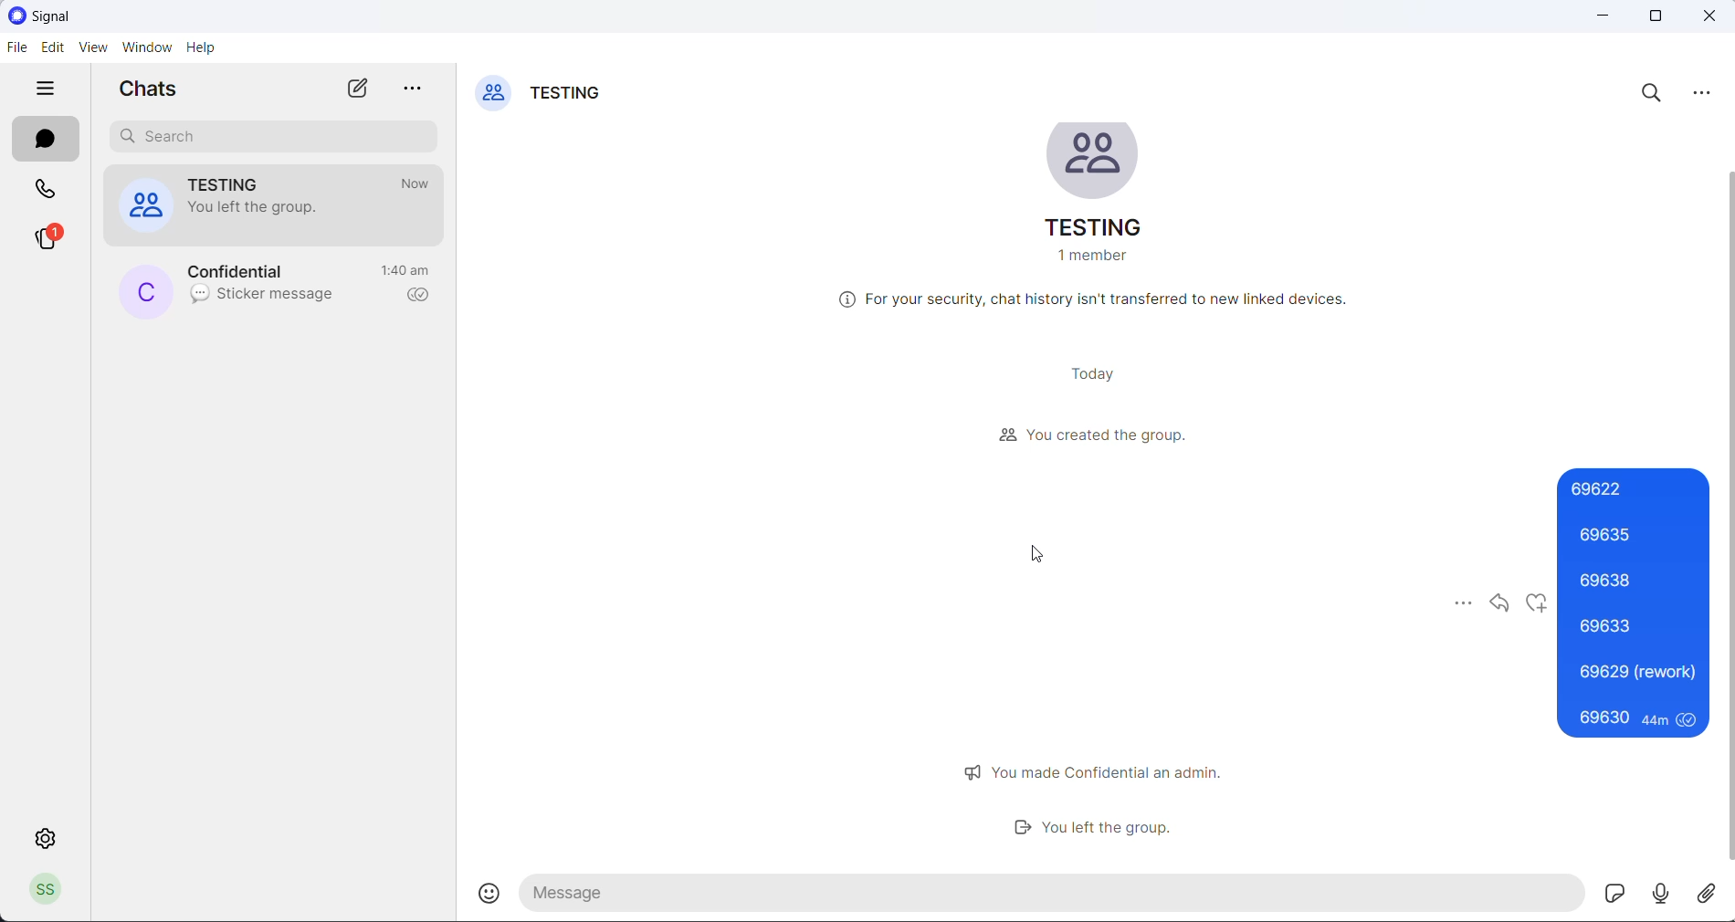 Image resolution: width=1735 pixels, height=922 pixels. What do you see at coordinates (143, 208) in the screenshot?
I see `group cover photo` at bounding box center [143, 208].